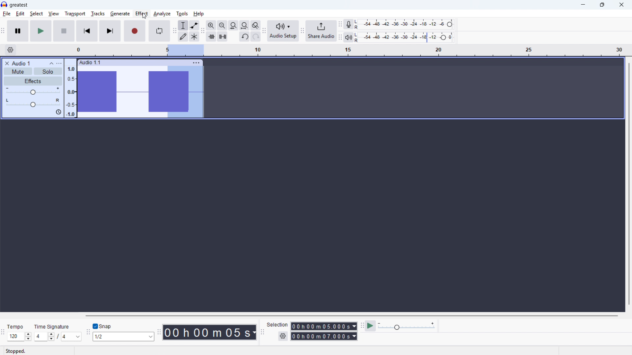 The height and width of the screenshot is (355, 632). What do you see at coordinates (54, 14) in the screenshot?
I see `view` at bounding box center [54, 14].